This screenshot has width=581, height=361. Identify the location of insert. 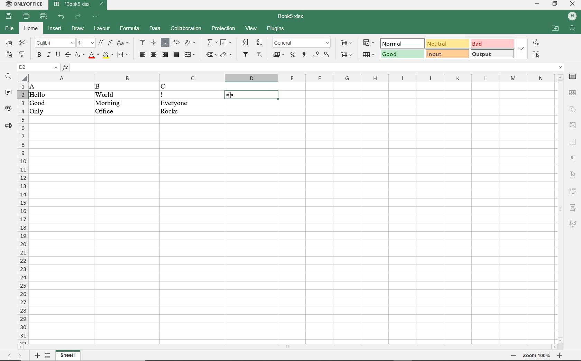
(55, 29).